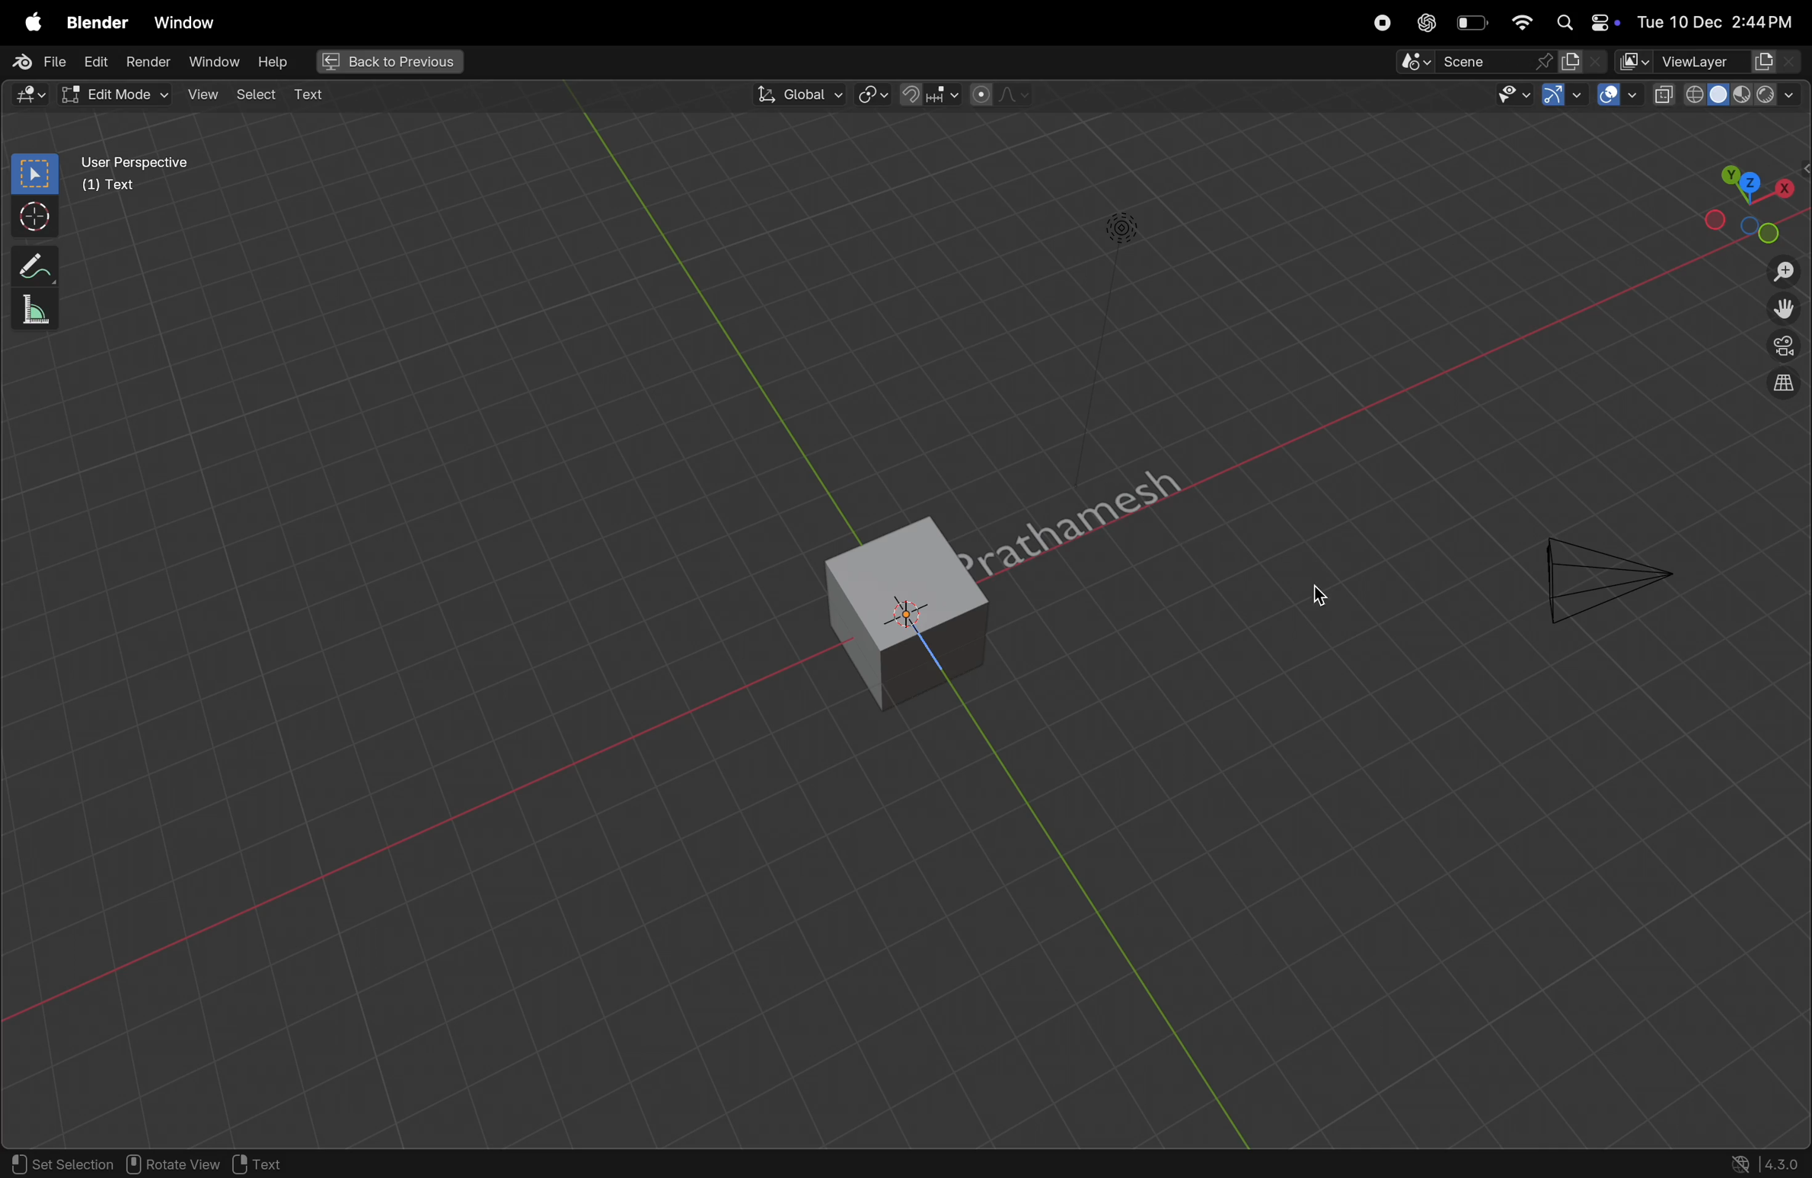 This screenshot has height=1178, width=1812. Describe the element at coordinates (186, 19) in the screenshot. I see `Window` at that location.